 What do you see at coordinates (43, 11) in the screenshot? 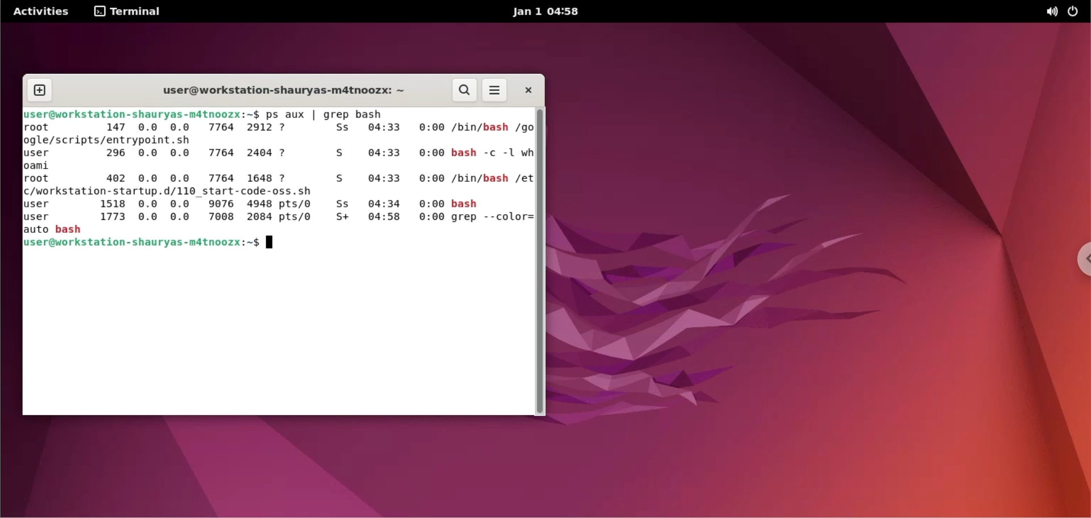
I see `Activities` at bounding box center [43, 11].